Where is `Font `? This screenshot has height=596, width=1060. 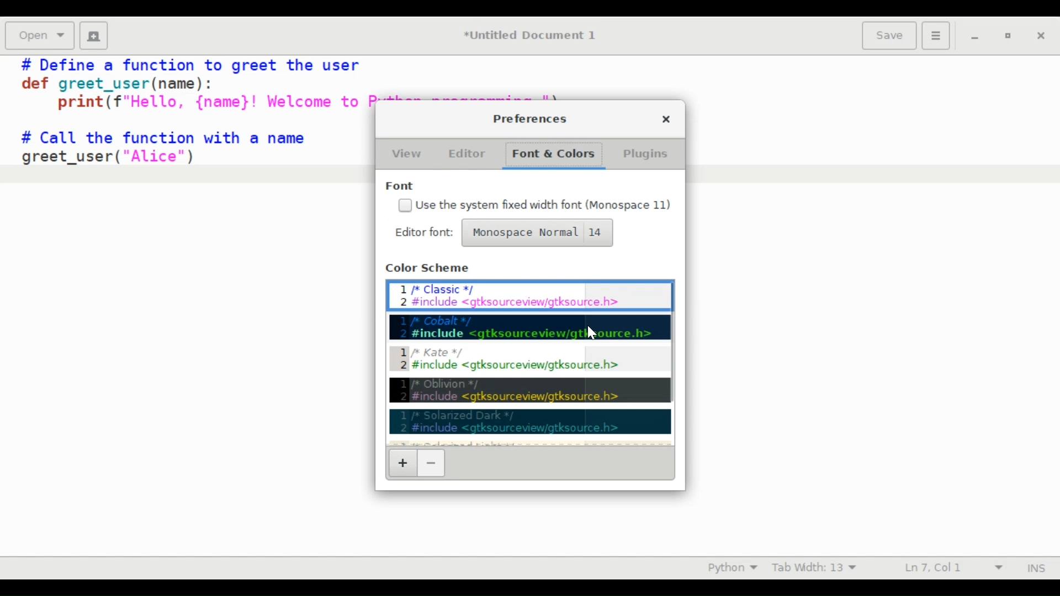 Font  is located at coordinates (403, 185).